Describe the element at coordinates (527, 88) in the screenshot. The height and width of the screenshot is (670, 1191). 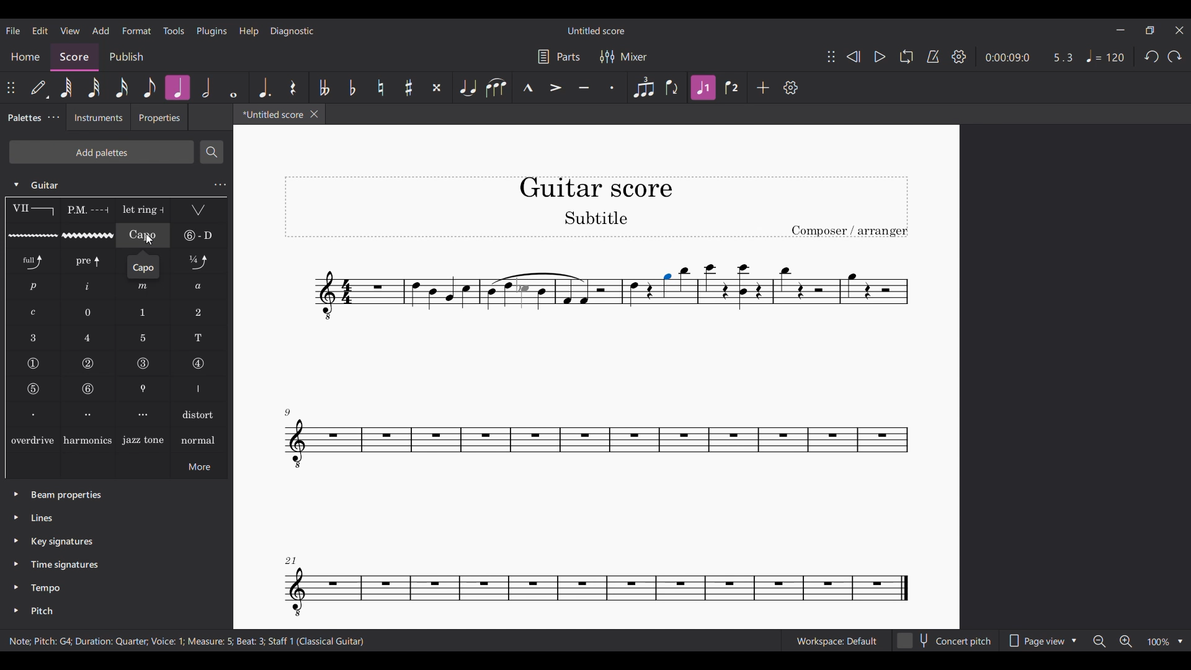
I see `Marcato` at that location.